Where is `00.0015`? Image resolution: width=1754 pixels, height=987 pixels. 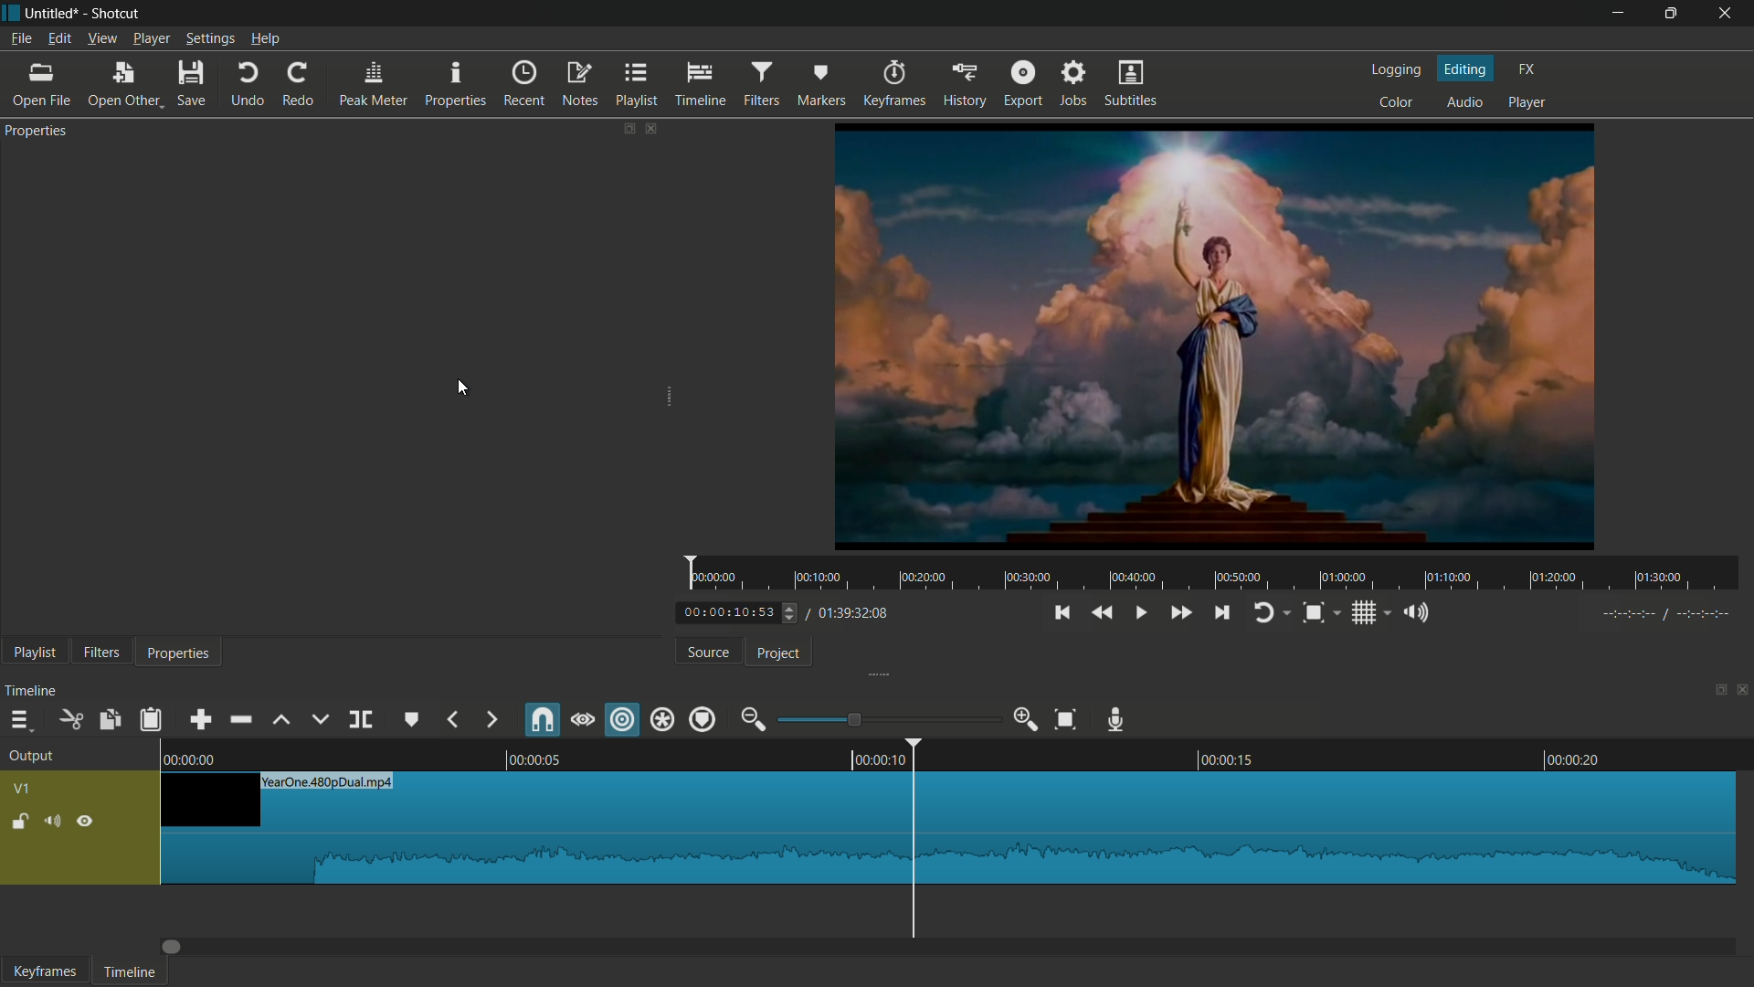 00.0015 is located at coordinates (1229, 754).